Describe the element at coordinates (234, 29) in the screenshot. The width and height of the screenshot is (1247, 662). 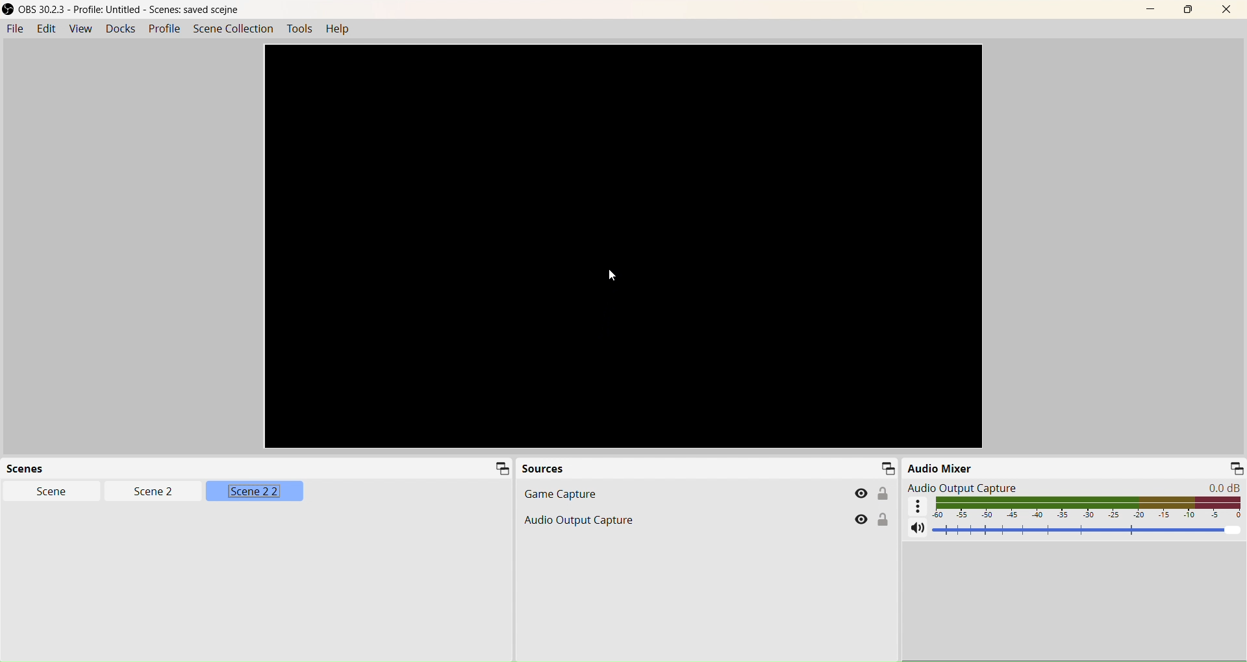
I see `Scene Collection` at that location.